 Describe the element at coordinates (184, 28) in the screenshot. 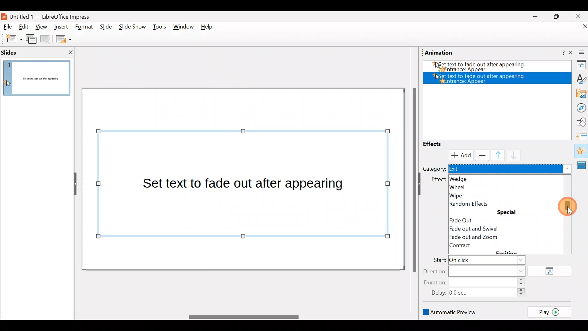

I see `Window` at that location.